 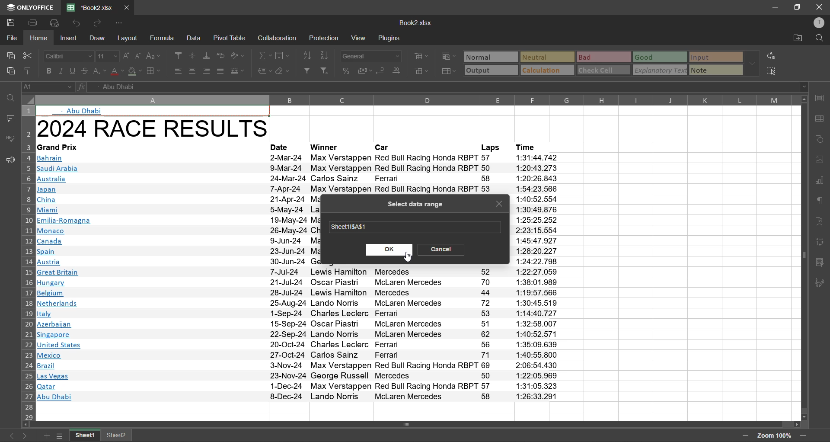 I want to click on fill color, so click(x=135, y=74).